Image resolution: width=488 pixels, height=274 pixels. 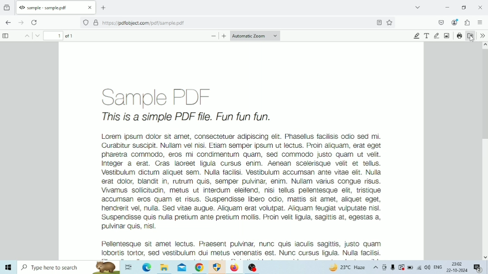 I want to click on Save, so click(x=471, y=36).